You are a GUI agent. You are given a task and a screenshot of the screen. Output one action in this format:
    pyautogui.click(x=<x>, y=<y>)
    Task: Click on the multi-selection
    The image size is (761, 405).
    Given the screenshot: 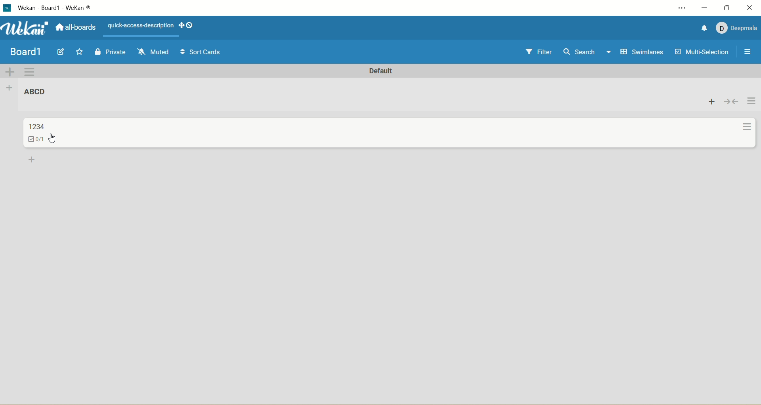 What is the action you would take?
    pyautogui.click(x=701, y=53)
    